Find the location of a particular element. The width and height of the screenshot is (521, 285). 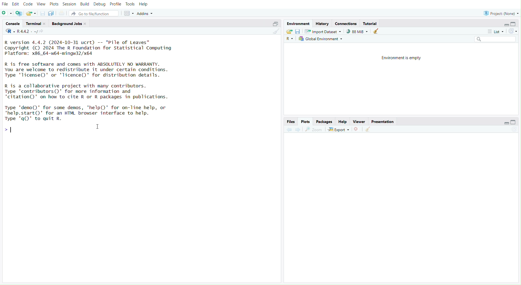

Build is located at coordinates (85, 4).